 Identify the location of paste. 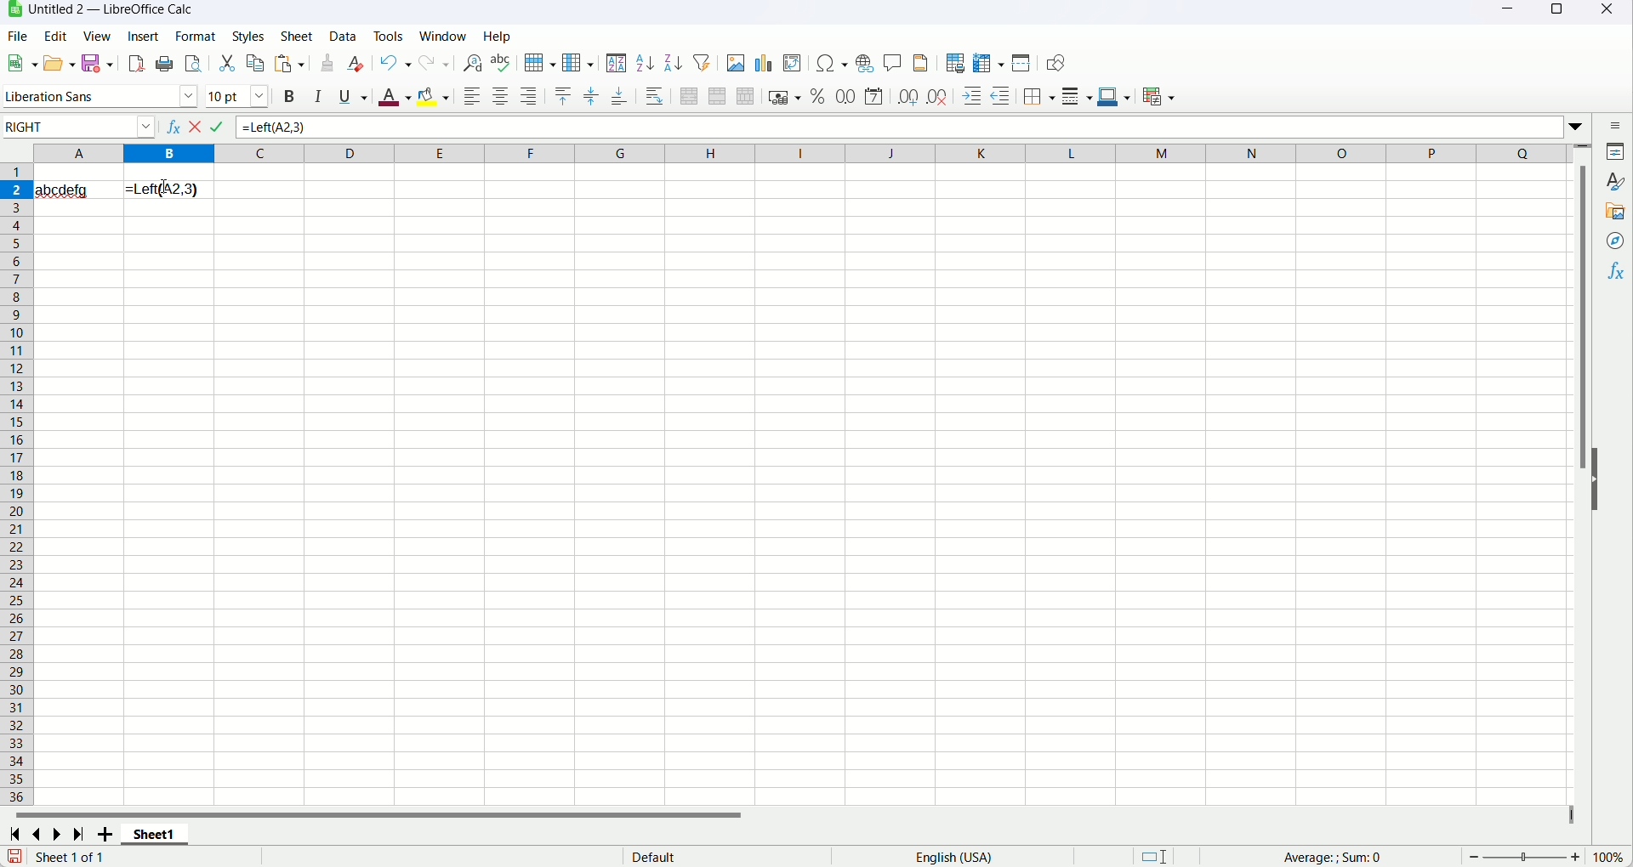
(288, 63).